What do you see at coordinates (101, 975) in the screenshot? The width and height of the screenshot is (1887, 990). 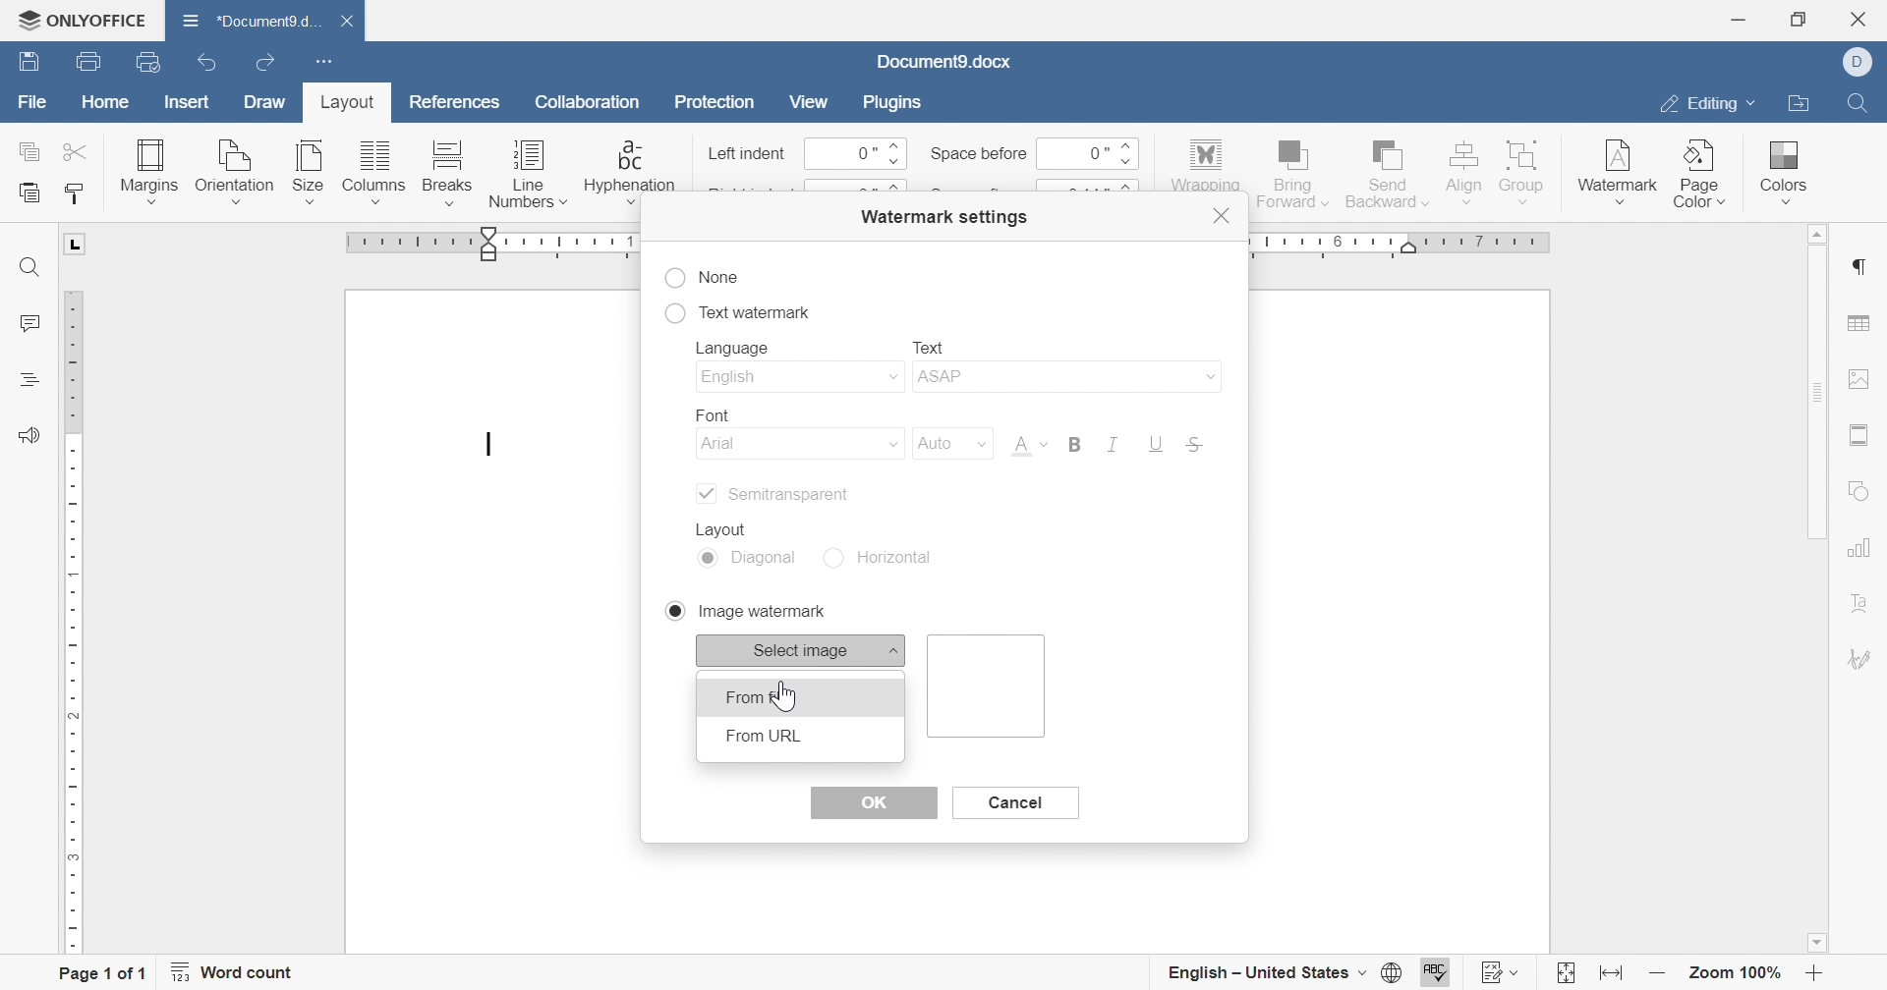 I see `page 1 of 1` at bounding box center [101, 975].